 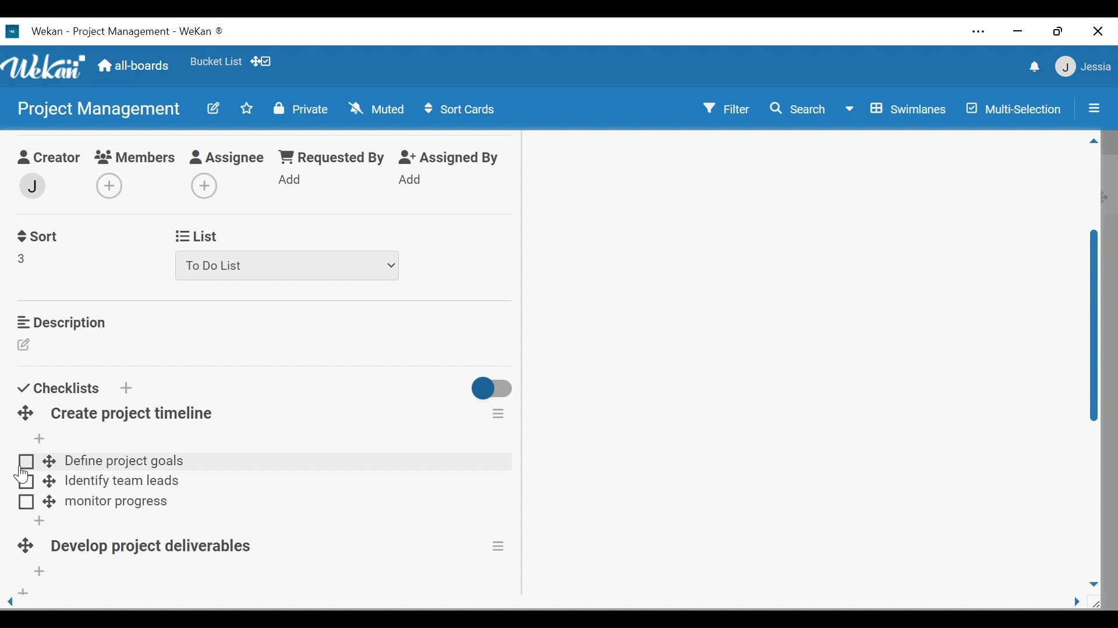 What do you see at coordinates (127, 389) in the screenshot?
I see `` at bounding box center [127, 389].